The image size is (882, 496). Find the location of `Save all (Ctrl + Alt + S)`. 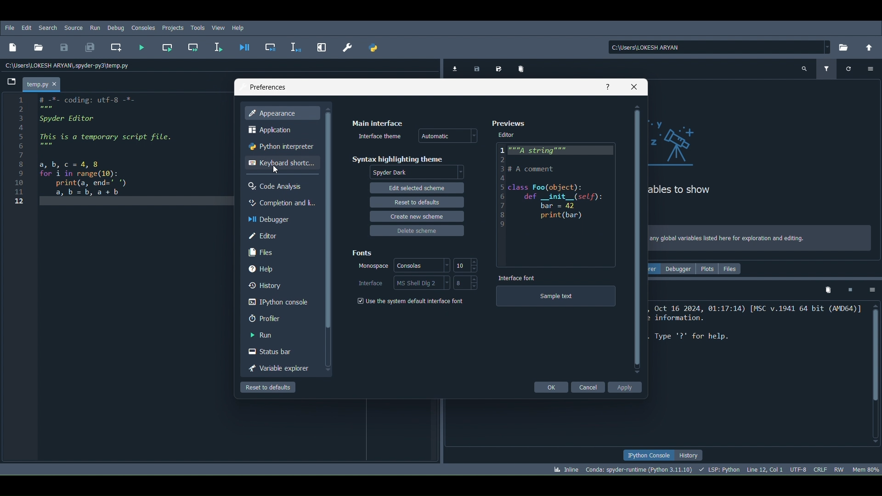

Save all (Ctrl + Alt + S) is located at coordinates (89, 46).